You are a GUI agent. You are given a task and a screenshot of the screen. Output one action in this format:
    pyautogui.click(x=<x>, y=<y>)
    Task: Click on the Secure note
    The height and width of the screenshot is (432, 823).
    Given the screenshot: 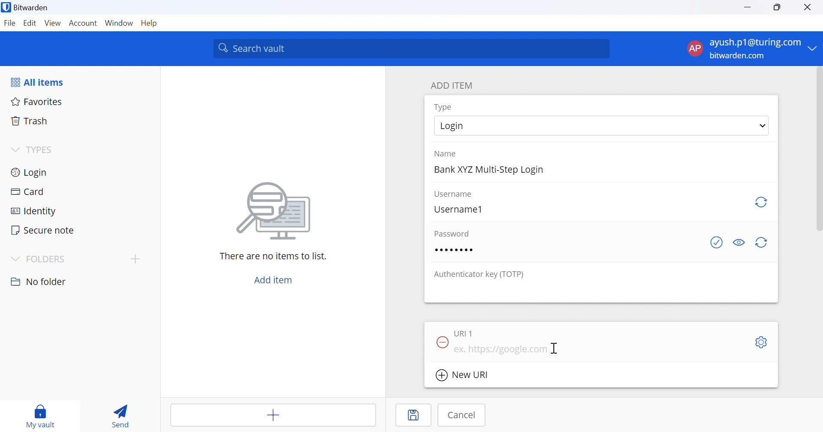 What is the action you would take?
    pyautogui.click(x=44, y=231)
    